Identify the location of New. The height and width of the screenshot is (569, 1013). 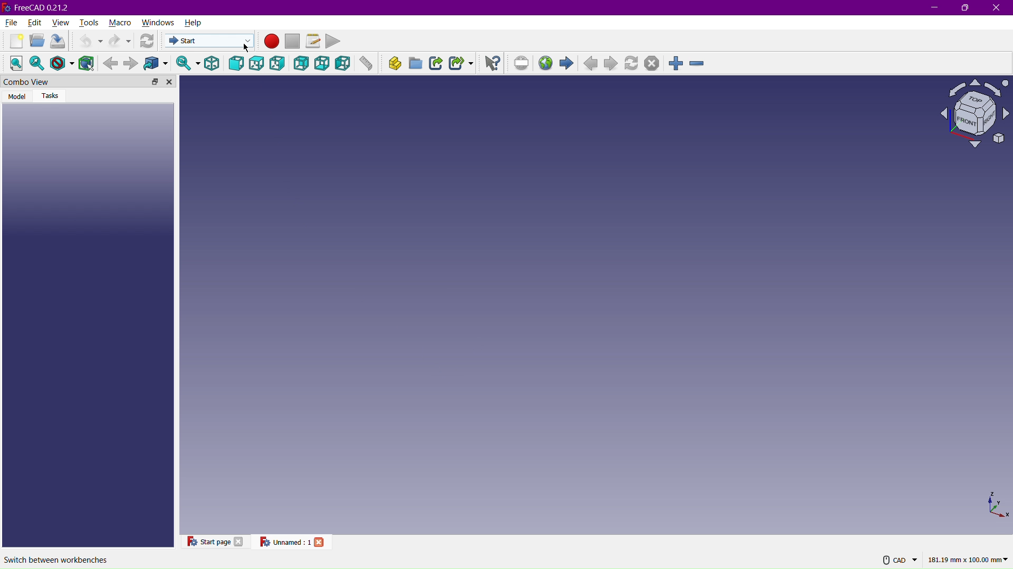
(15, 41).